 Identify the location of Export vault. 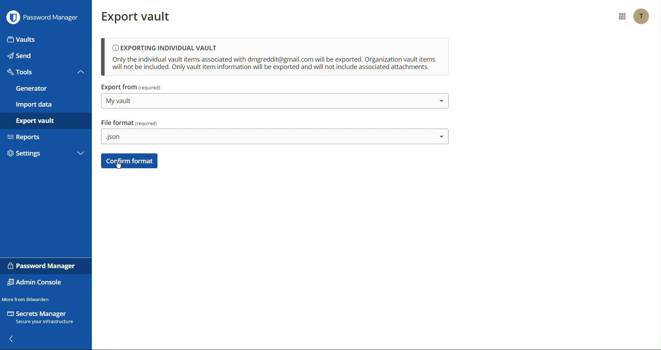
(139, 16).